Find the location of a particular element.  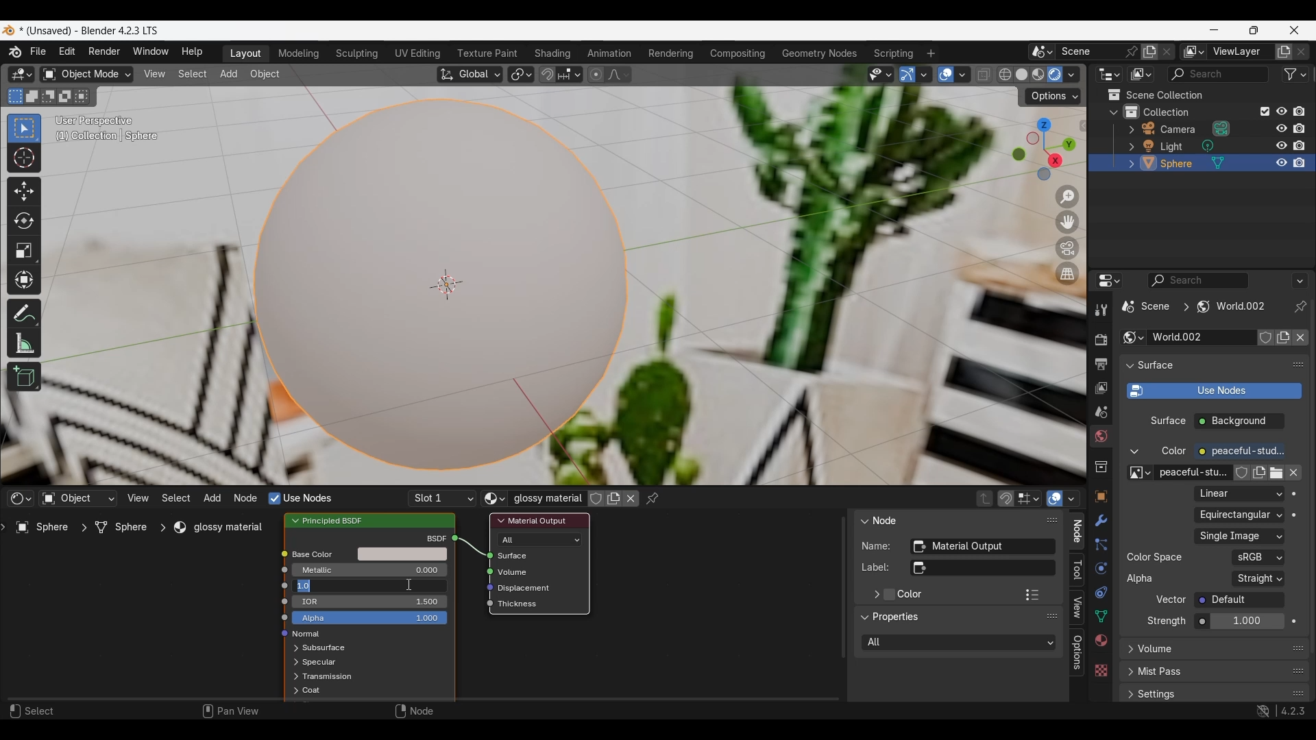

Pin scene to workspace is located at coordinates (1131, 52).